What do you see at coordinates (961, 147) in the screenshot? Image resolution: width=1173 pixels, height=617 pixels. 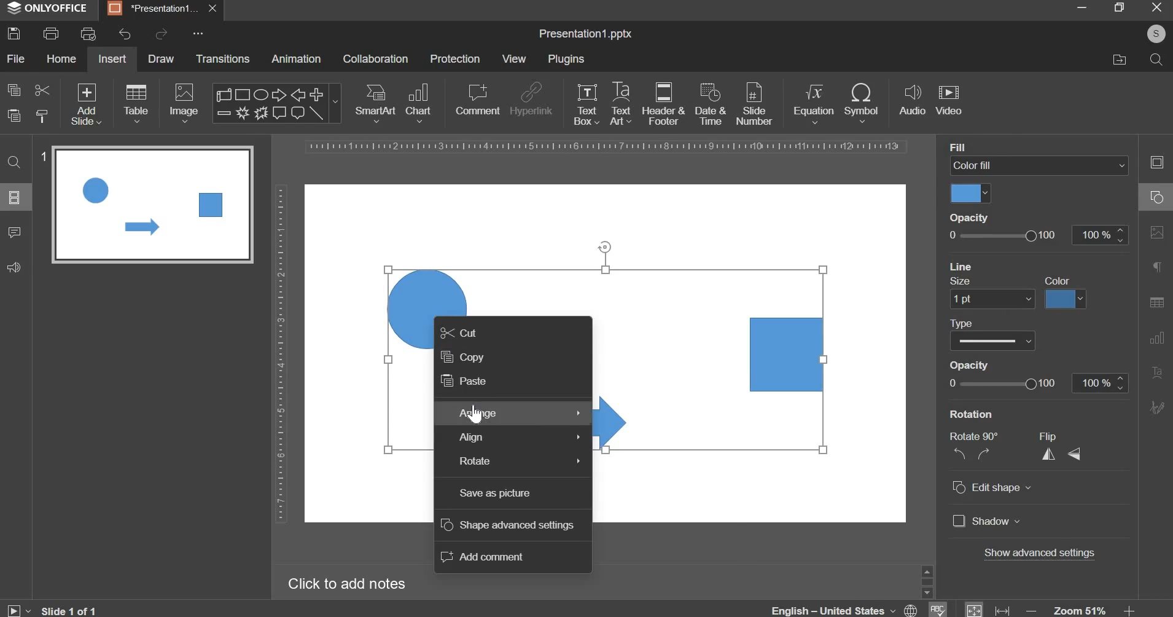 I see `Fill` at bounding box center [961, 147].